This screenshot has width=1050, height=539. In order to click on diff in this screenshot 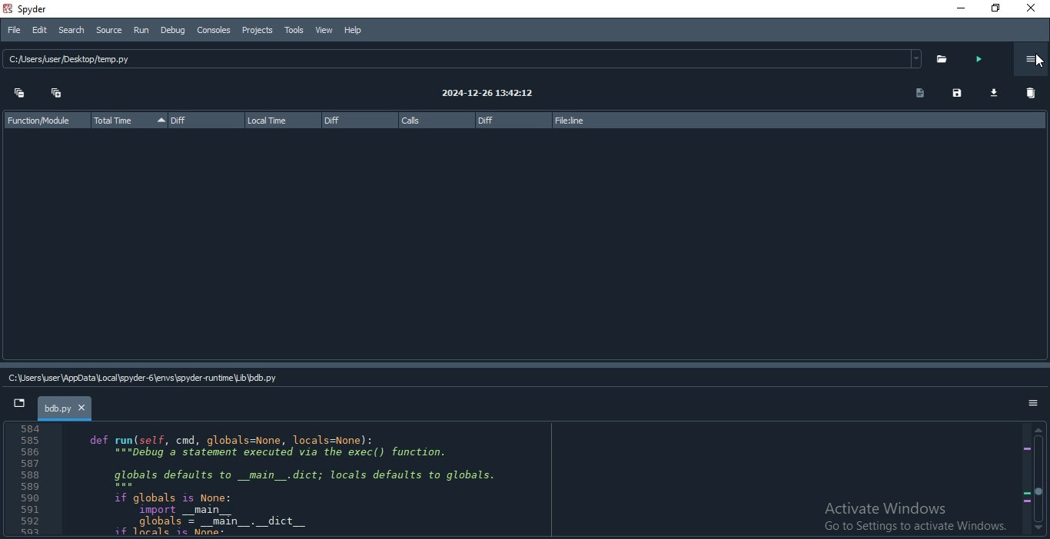, I will do `click(514, 120)`.